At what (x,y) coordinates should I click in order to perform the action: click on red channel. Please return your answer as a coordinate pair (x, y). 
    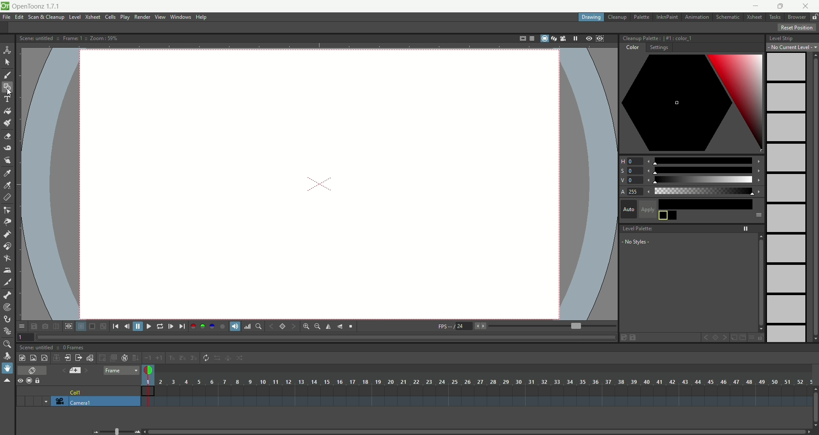
    Looking at the image, I should click on (193, 325).